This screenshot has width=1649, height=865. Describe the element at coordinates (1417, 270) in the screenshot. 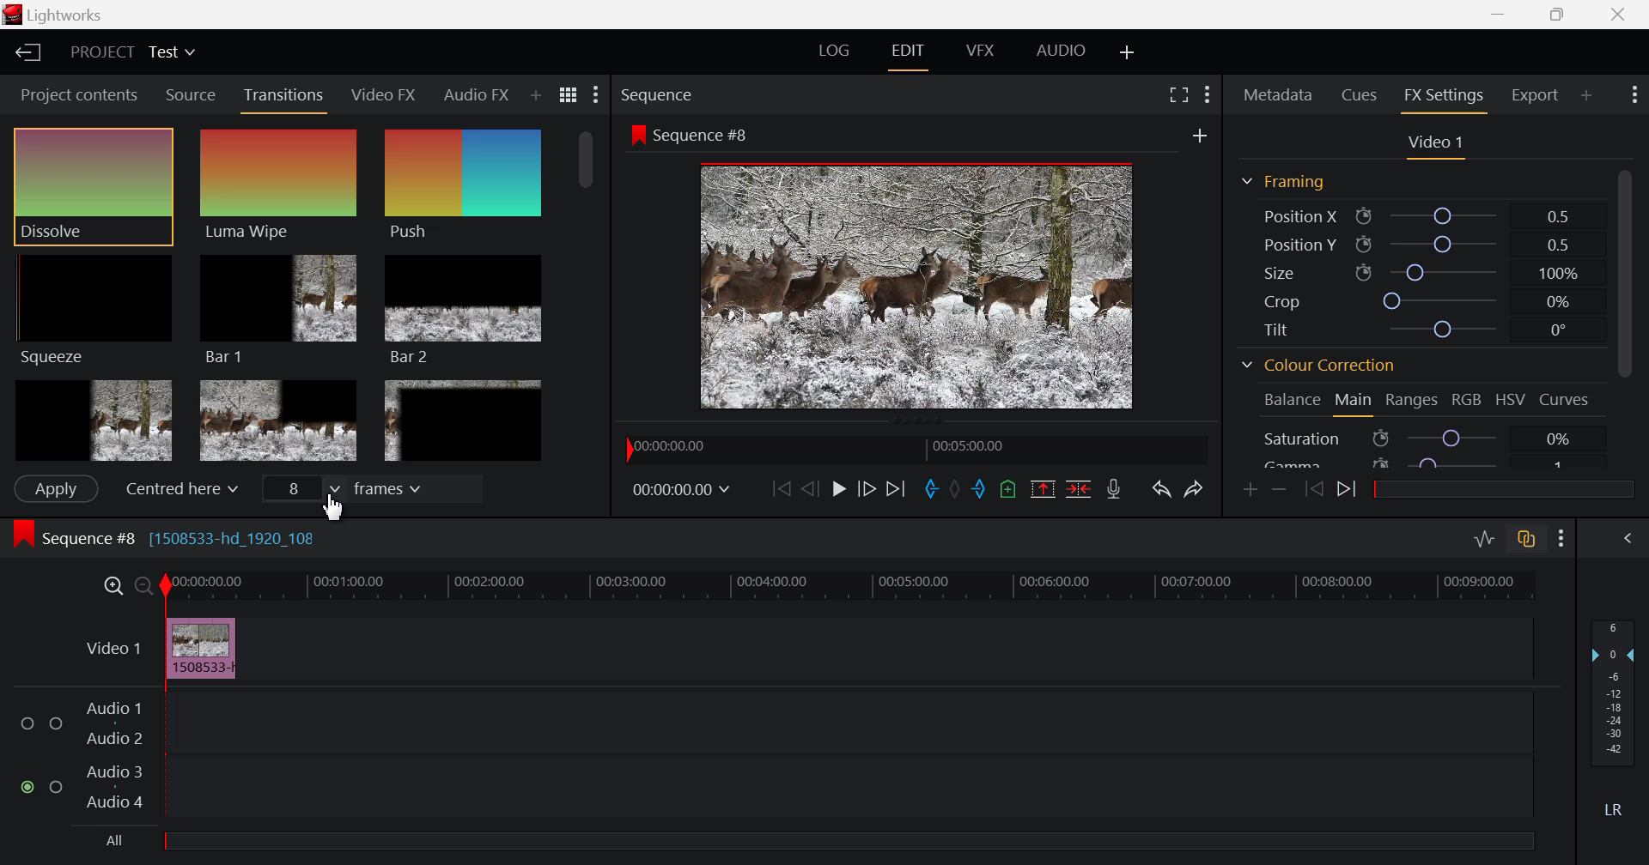

I see `Size` at that location.